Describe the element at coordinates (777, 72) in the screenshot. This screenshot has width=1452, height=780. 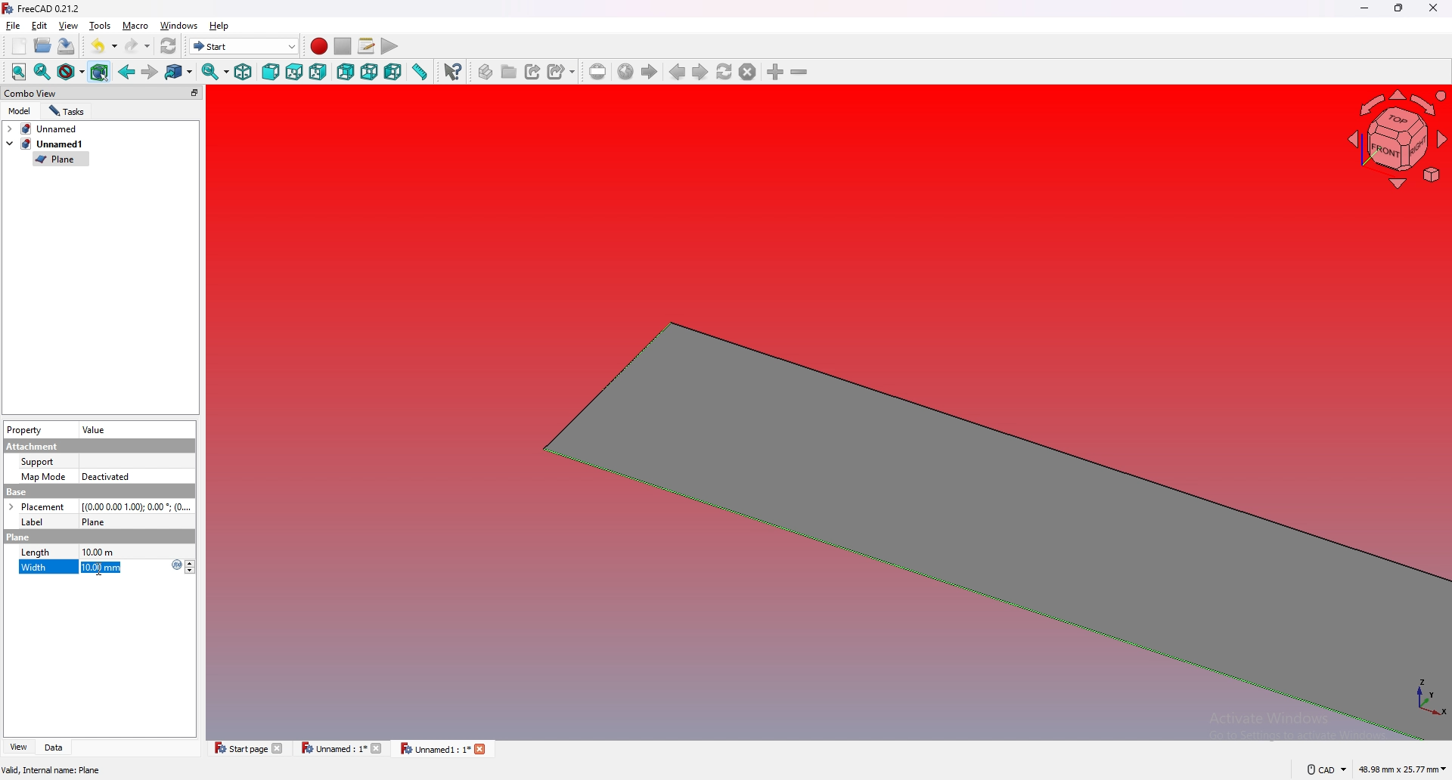
I see `zoom in` at that location.